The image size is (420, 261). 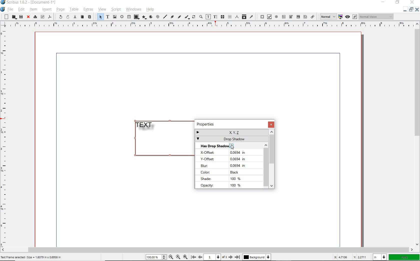 What do you see at coordinates (68, 17) in the screenshot?
I see `redo` at bounding box center [68, 17].